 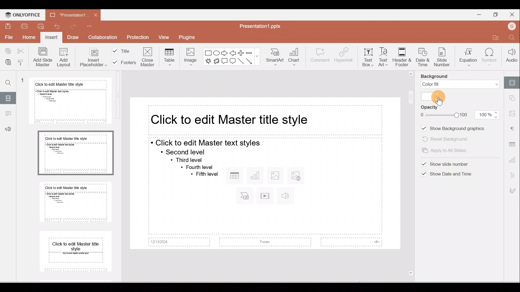 I want to click on File, so click(x=8, y=38).